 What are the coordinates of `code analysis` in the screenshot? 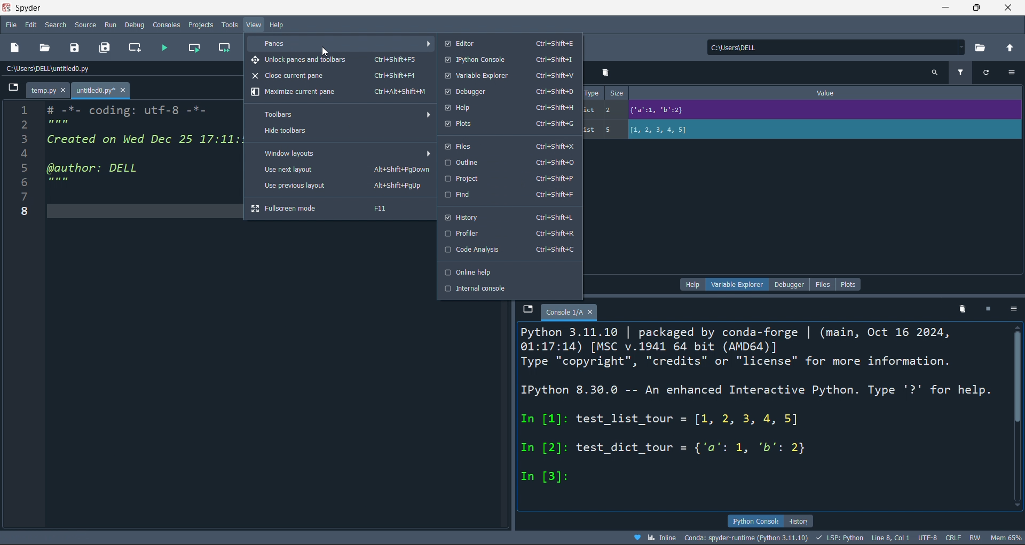 It's located at (506, 250).